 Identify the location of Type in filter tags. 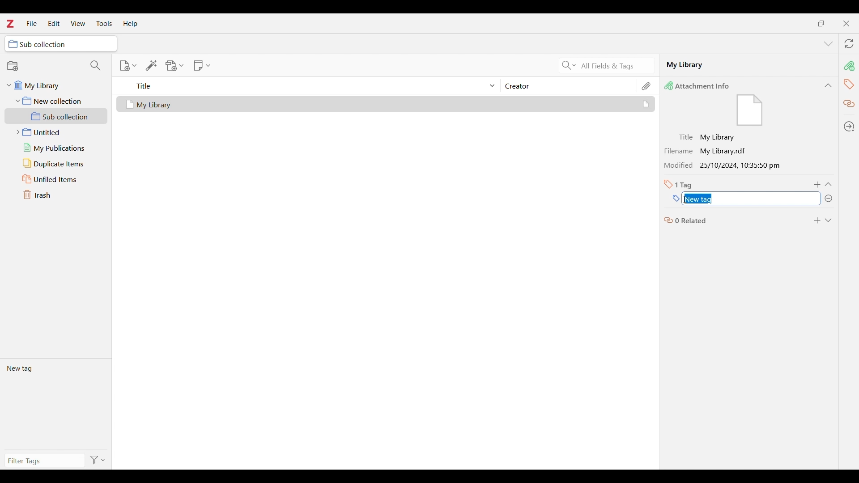
(43, 462).